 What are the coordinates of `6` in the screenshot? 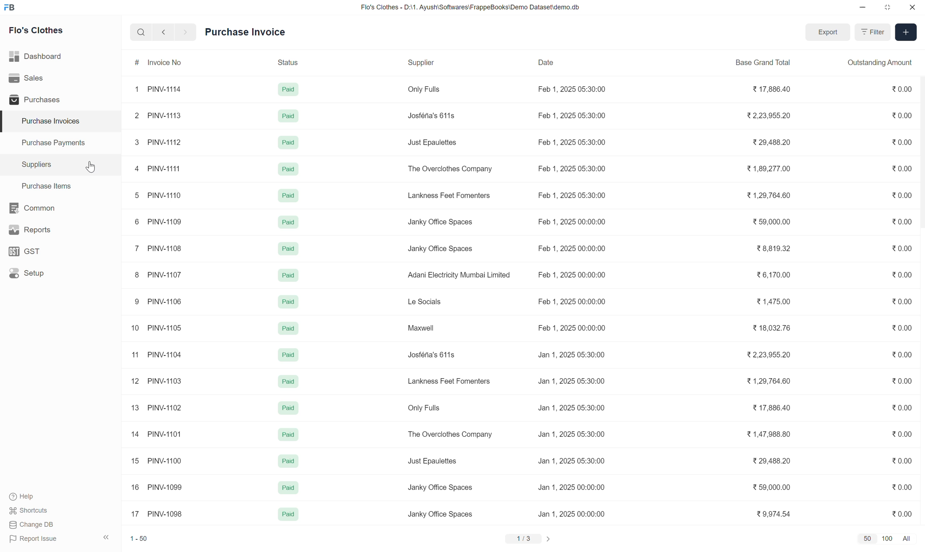 It's located at (136, 221).